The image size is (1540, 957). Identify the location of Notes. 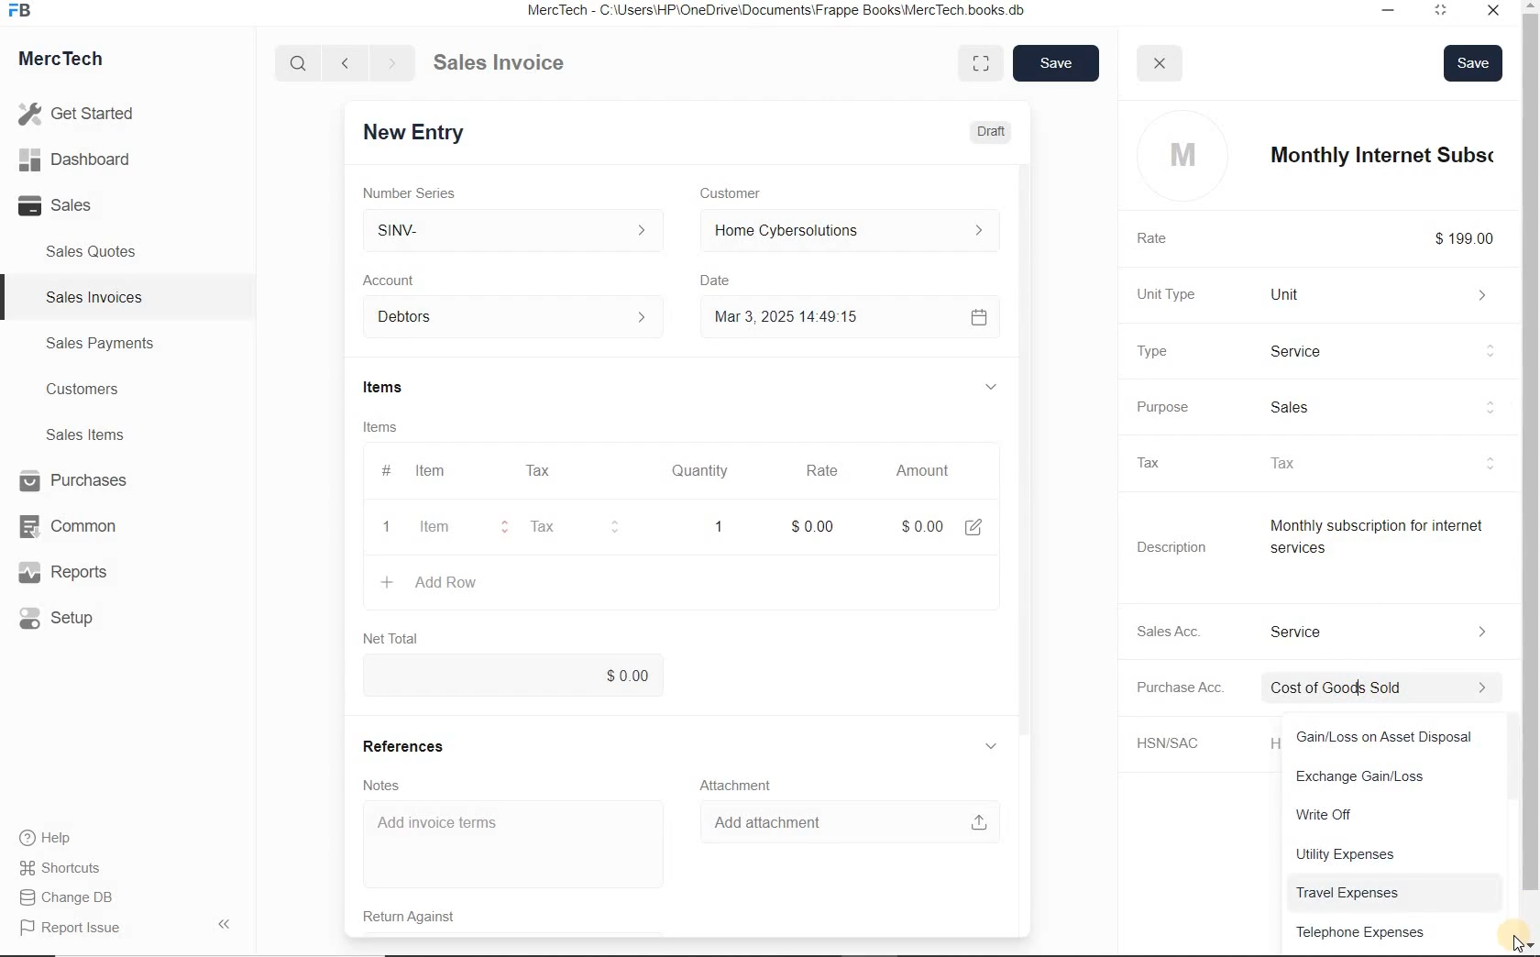
(396, 784).